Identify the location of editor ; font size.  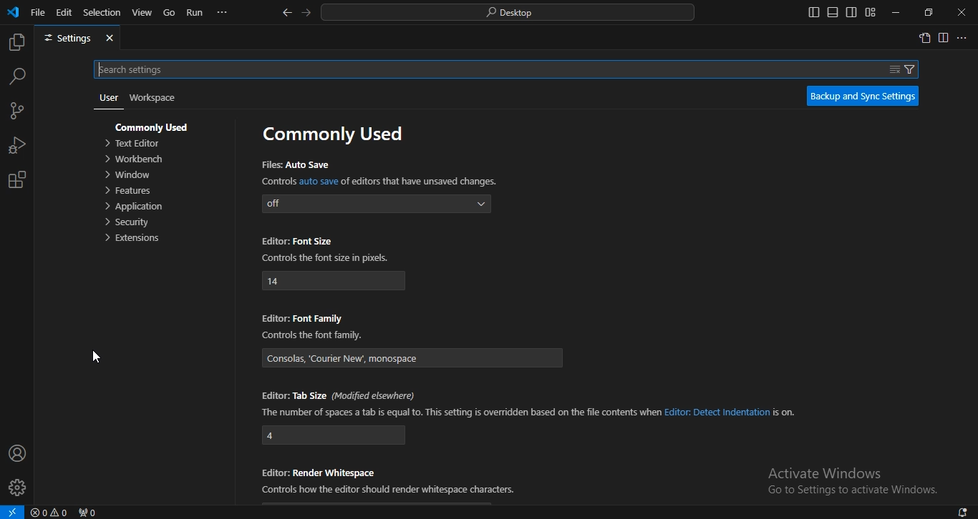
(335, 281).